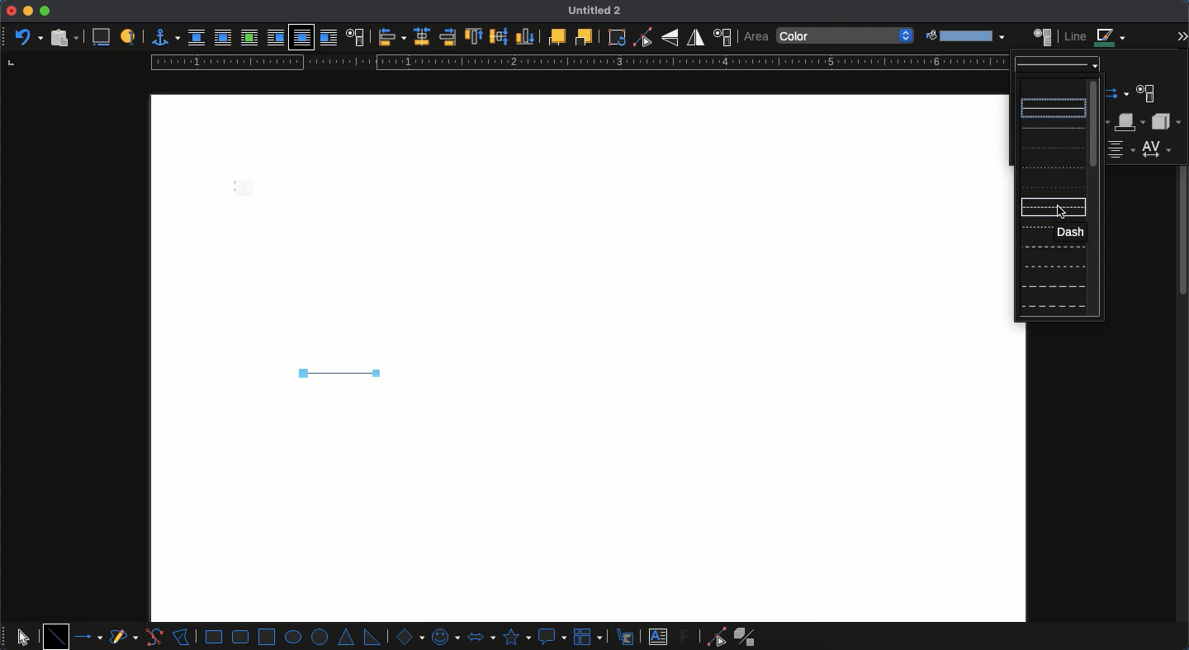  I want to click on curve, so click(154, 637).